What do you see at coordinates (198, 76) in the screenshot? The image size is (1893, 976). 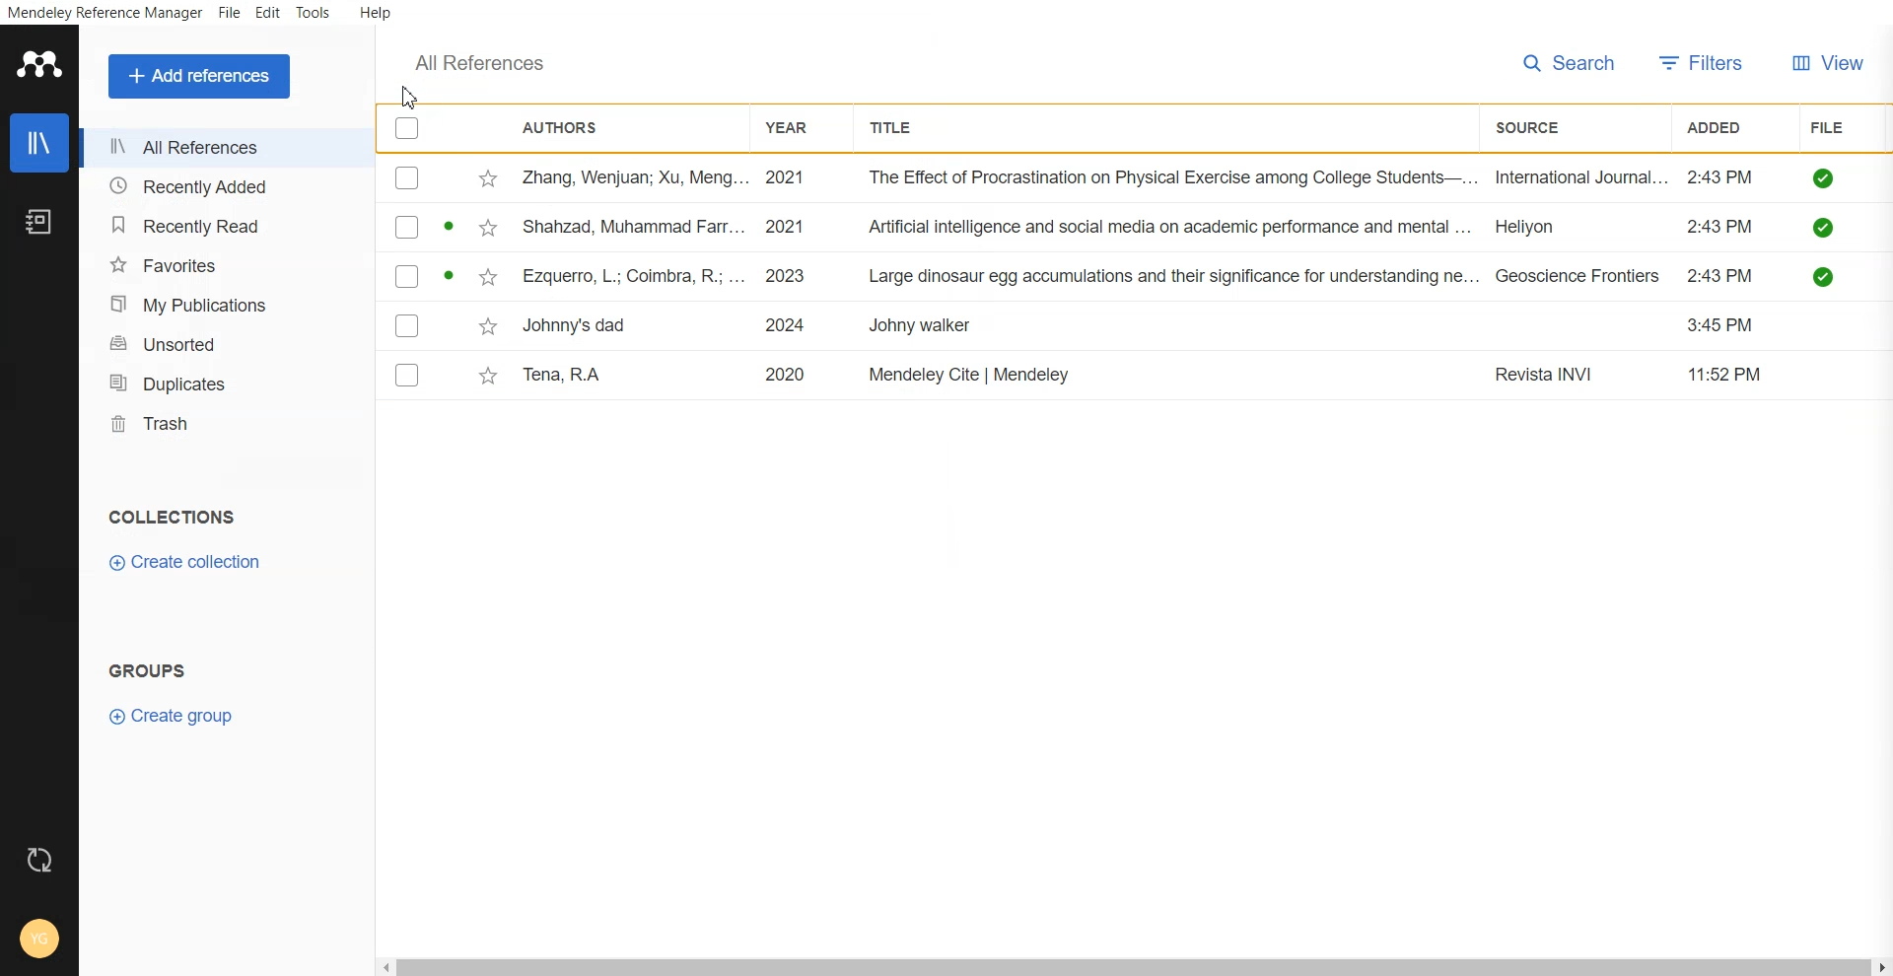 I see `Add references` at bounding box center [198, 76].